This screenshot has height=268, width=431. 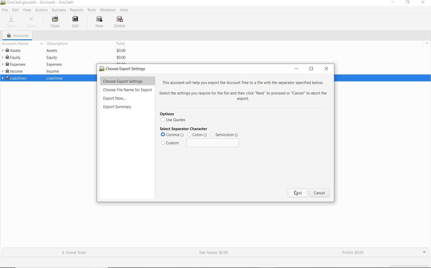 What do you see at coordinates (215, 253) in the screenshot?
I see `NET ASSETS` at bounding box center [215, 253].